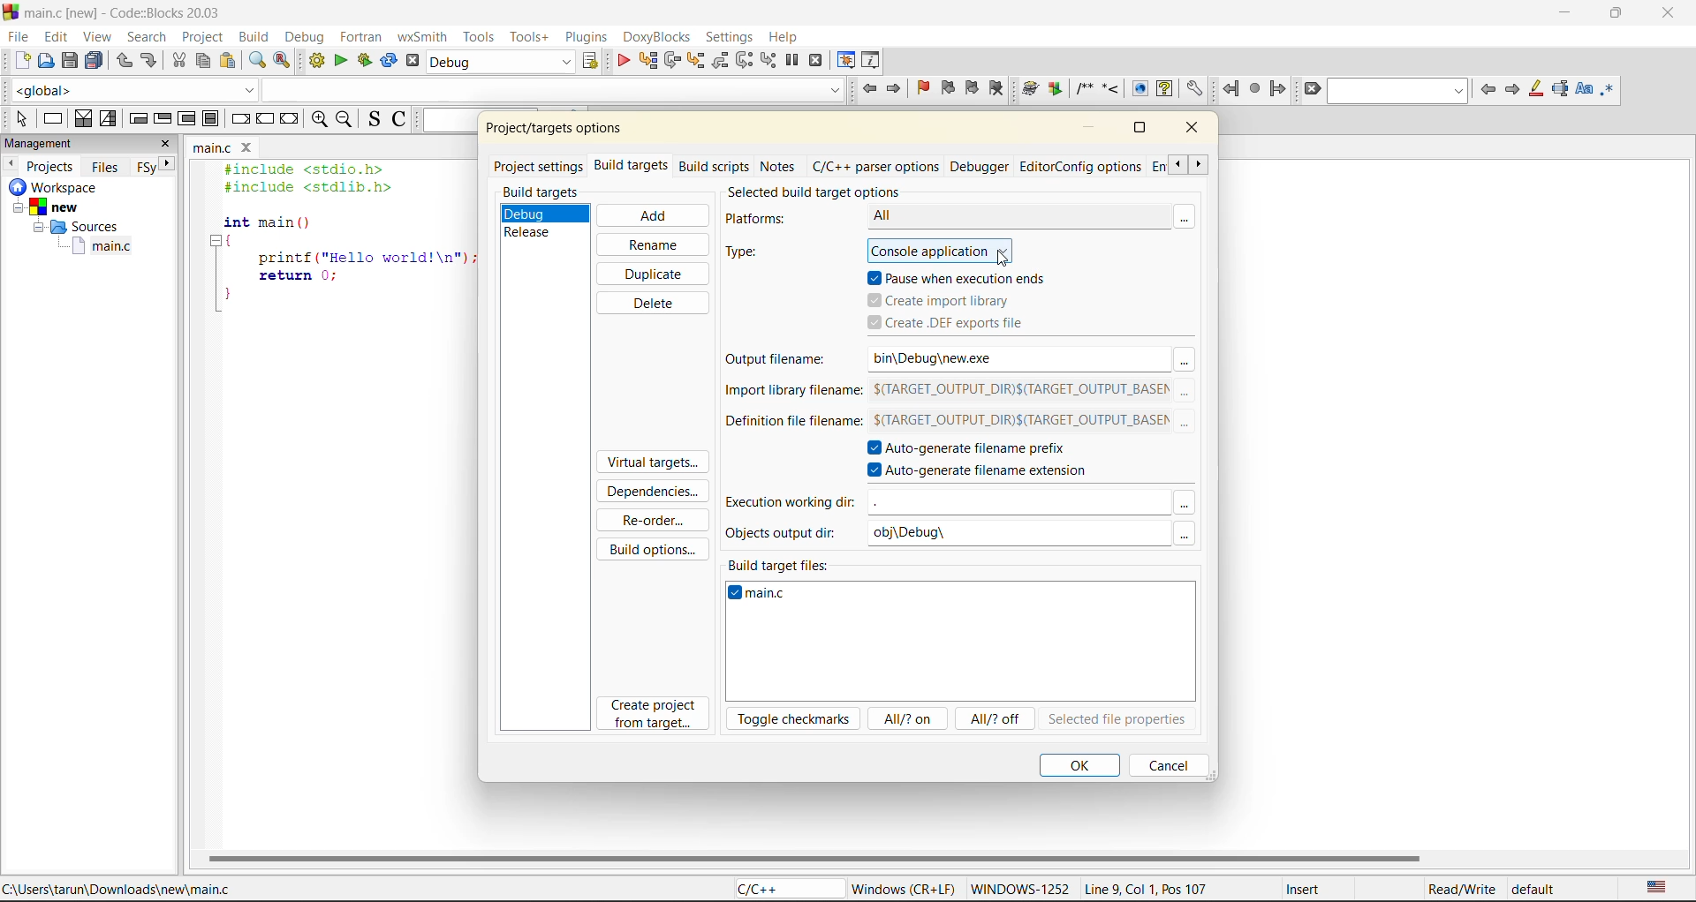  I want to click on abort, so click(416, 61).